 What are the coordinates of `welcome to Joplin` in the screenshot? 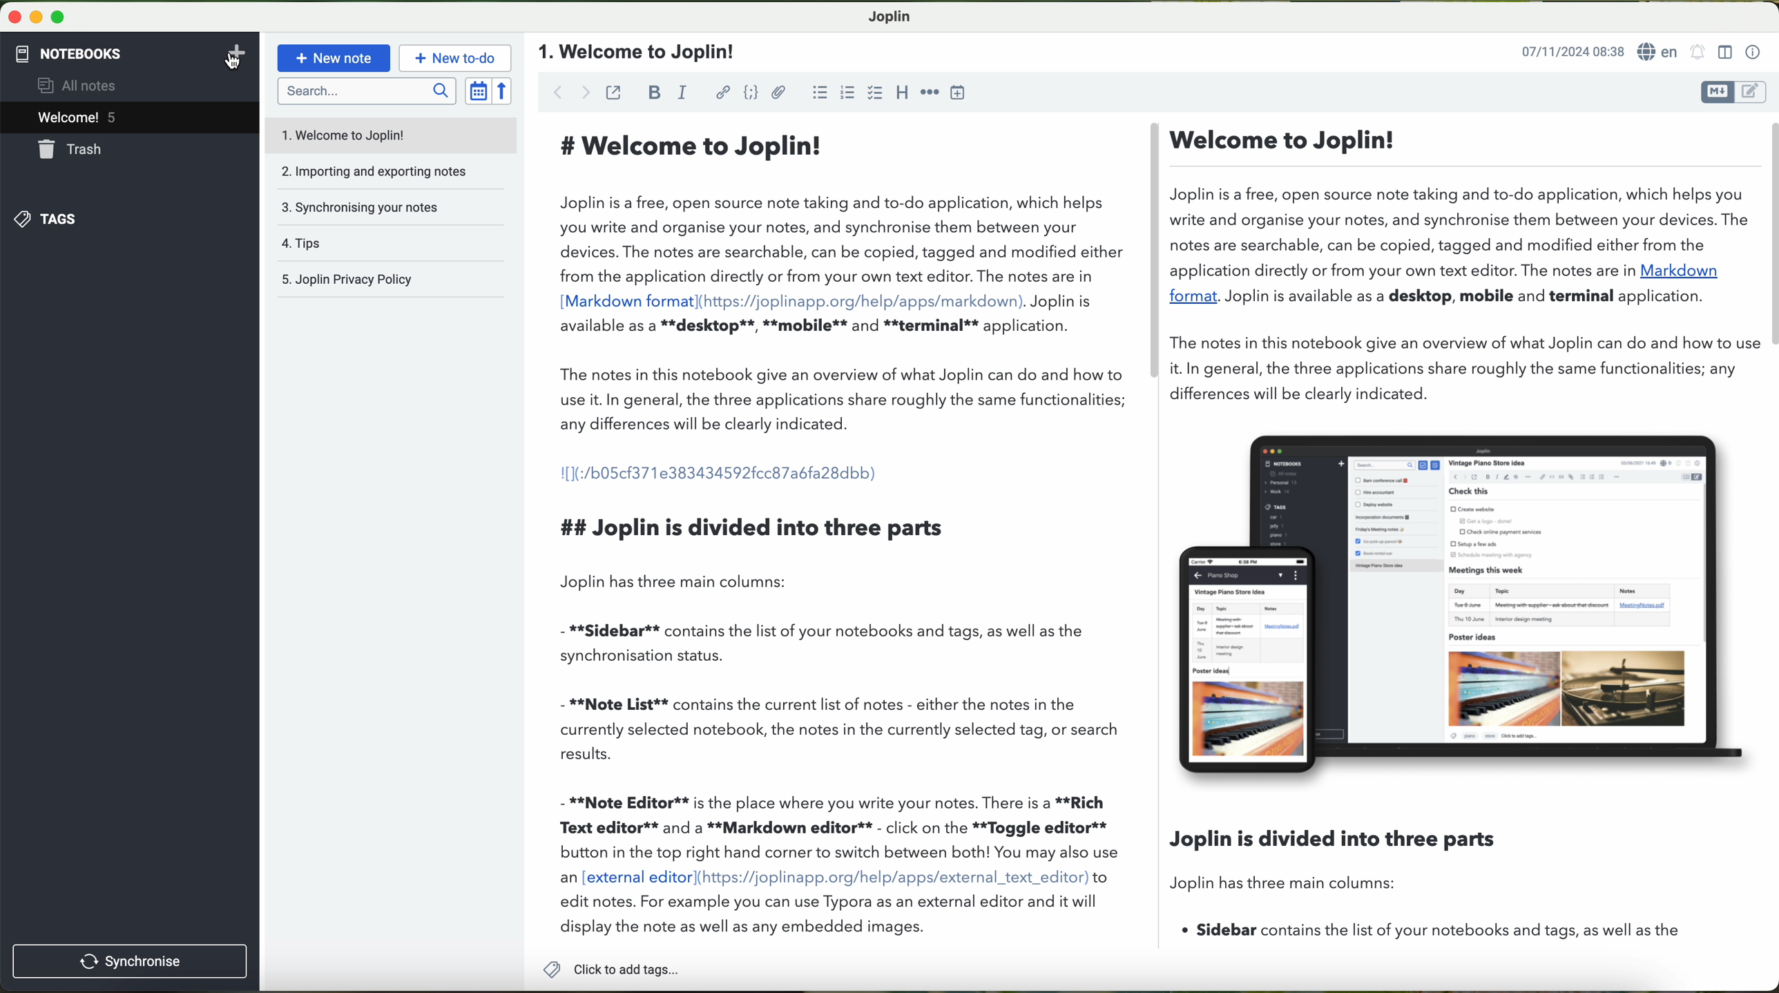 It's located at (345, 135).